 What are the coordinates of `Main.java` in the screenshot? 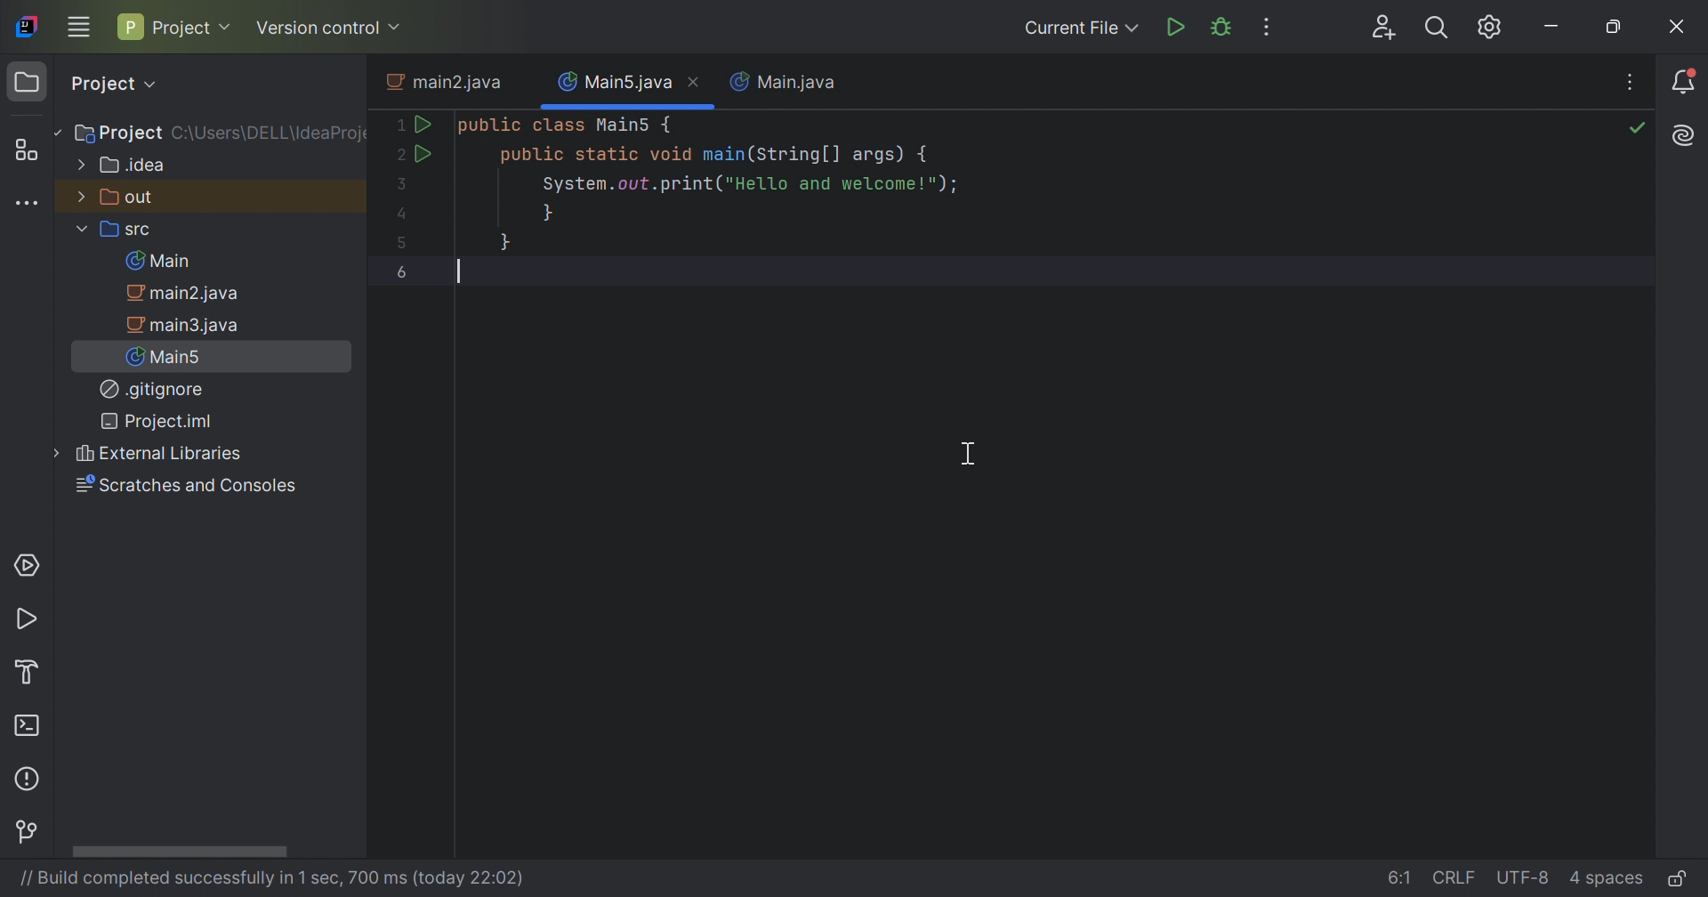 It's located at (784, 81).